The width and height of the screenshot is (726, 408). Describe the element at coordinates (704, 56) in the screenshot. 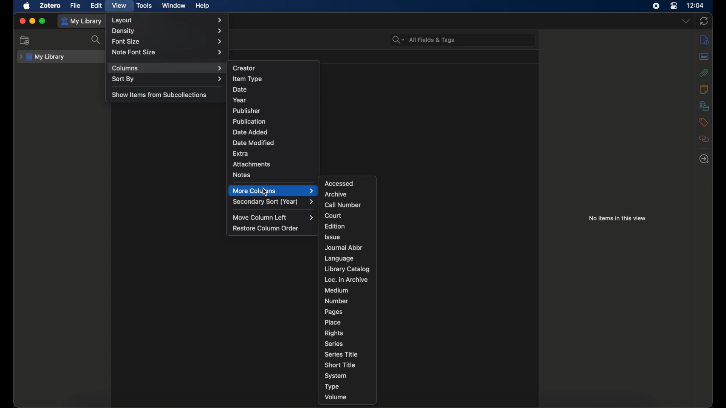

I see `abstract` at that location.